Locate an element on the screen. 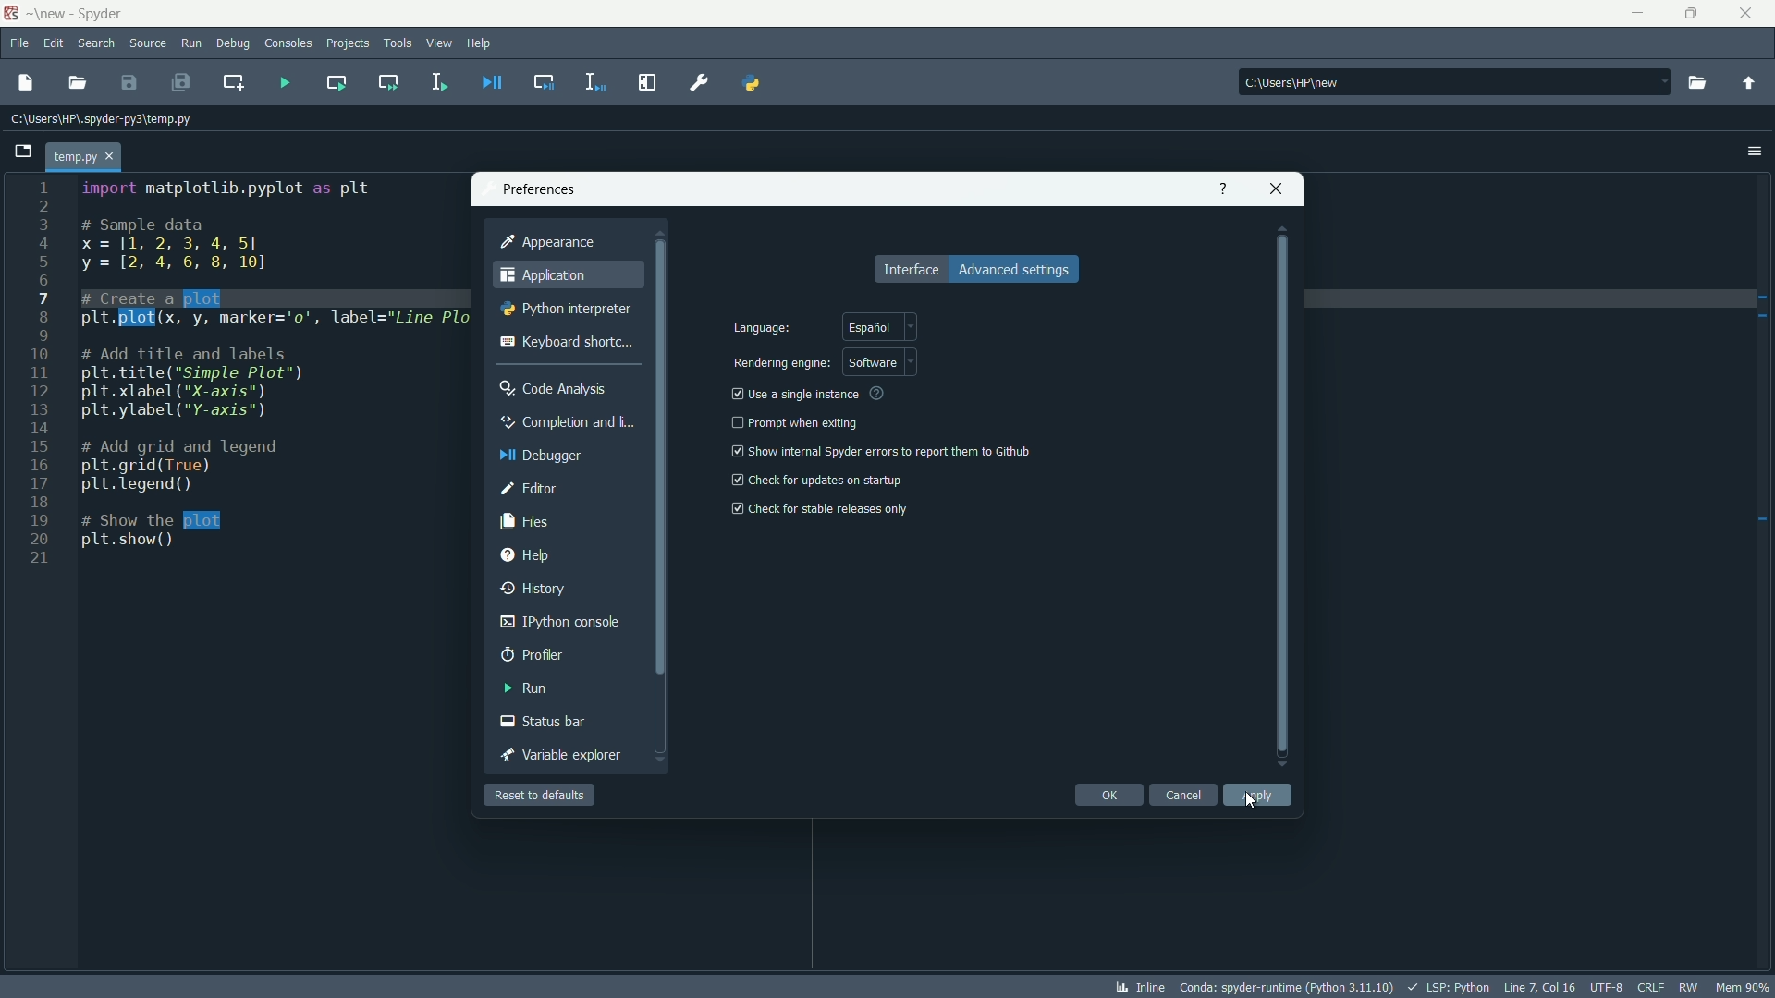  folder name is located at coordinates (47, 15).